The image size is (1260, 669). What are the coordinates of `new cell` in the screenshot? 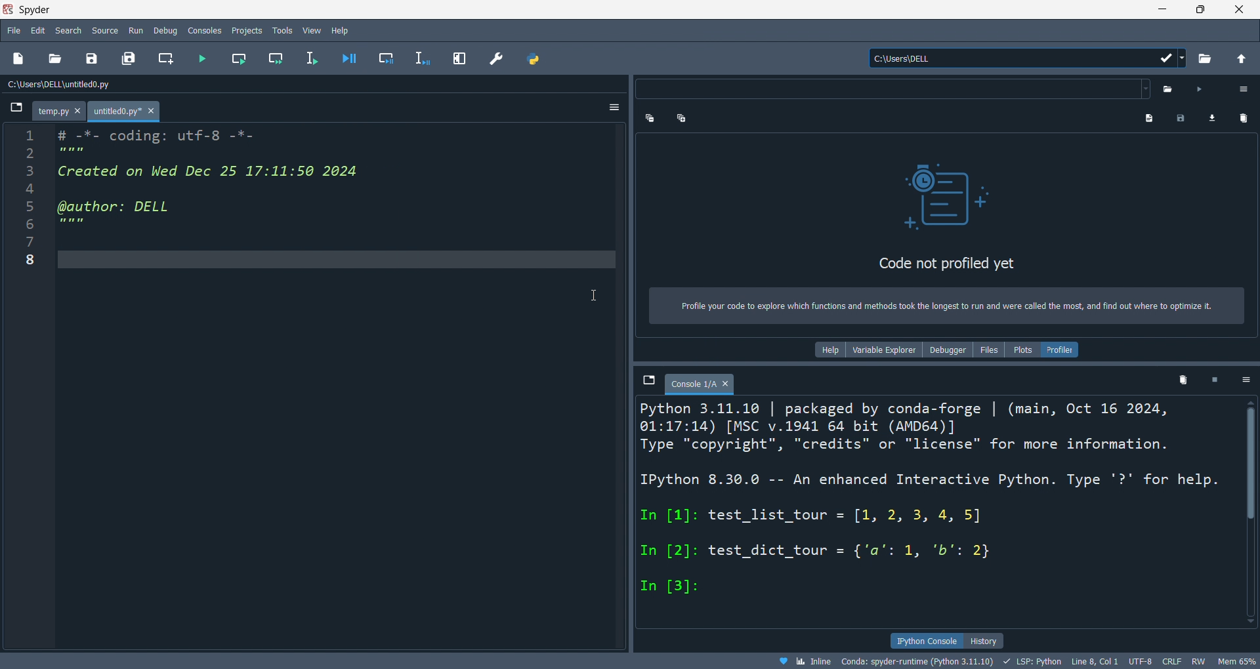 It's located at (164, 58).